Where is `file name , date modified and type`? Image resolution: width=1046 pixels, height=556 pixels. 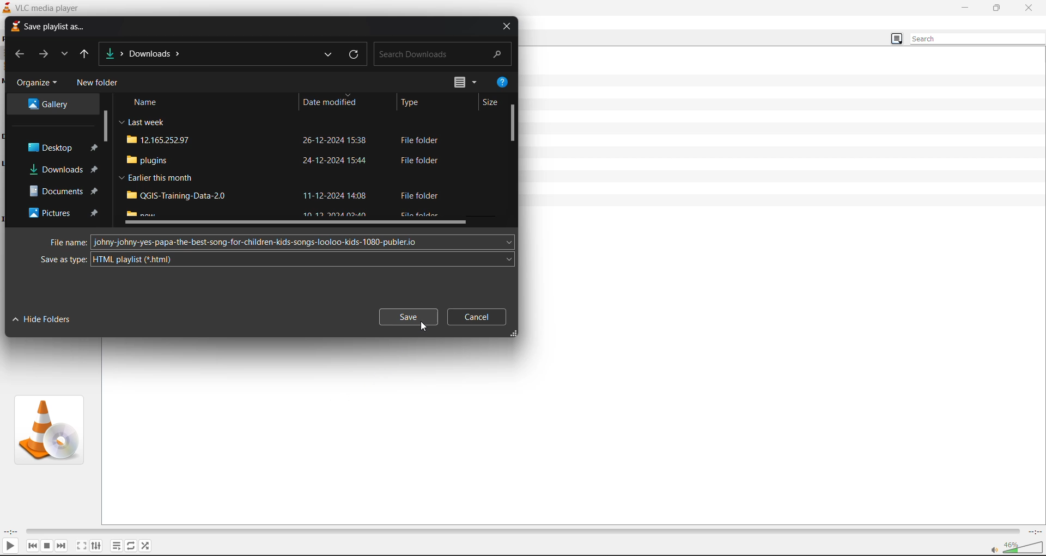
file name , date modified and type is located at coordinates (301, 159).